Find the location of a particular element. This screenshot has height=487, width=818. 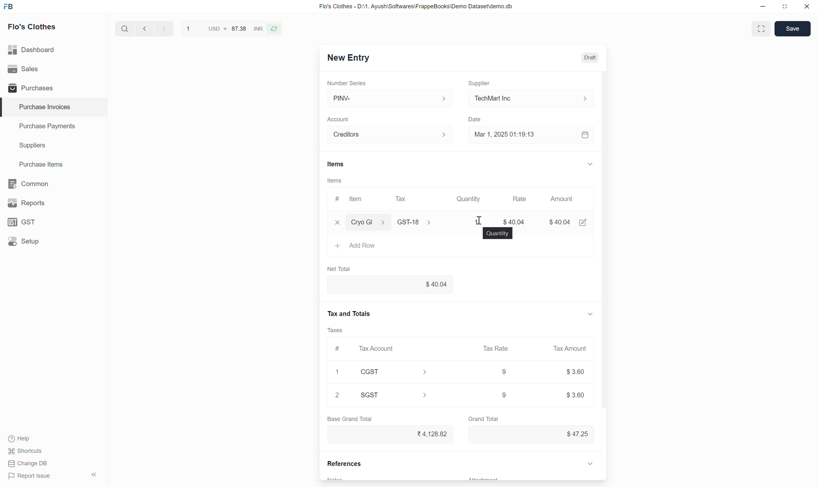

Tax Account is located at coordinates (378, 348).